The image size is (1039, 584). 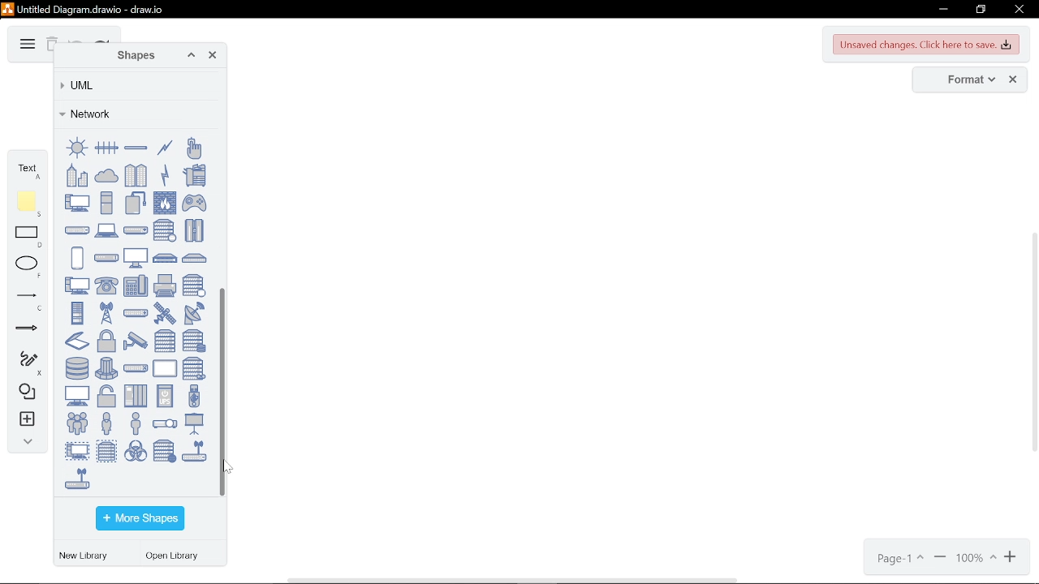 I want to click on undo, so click(x=76, y=40).